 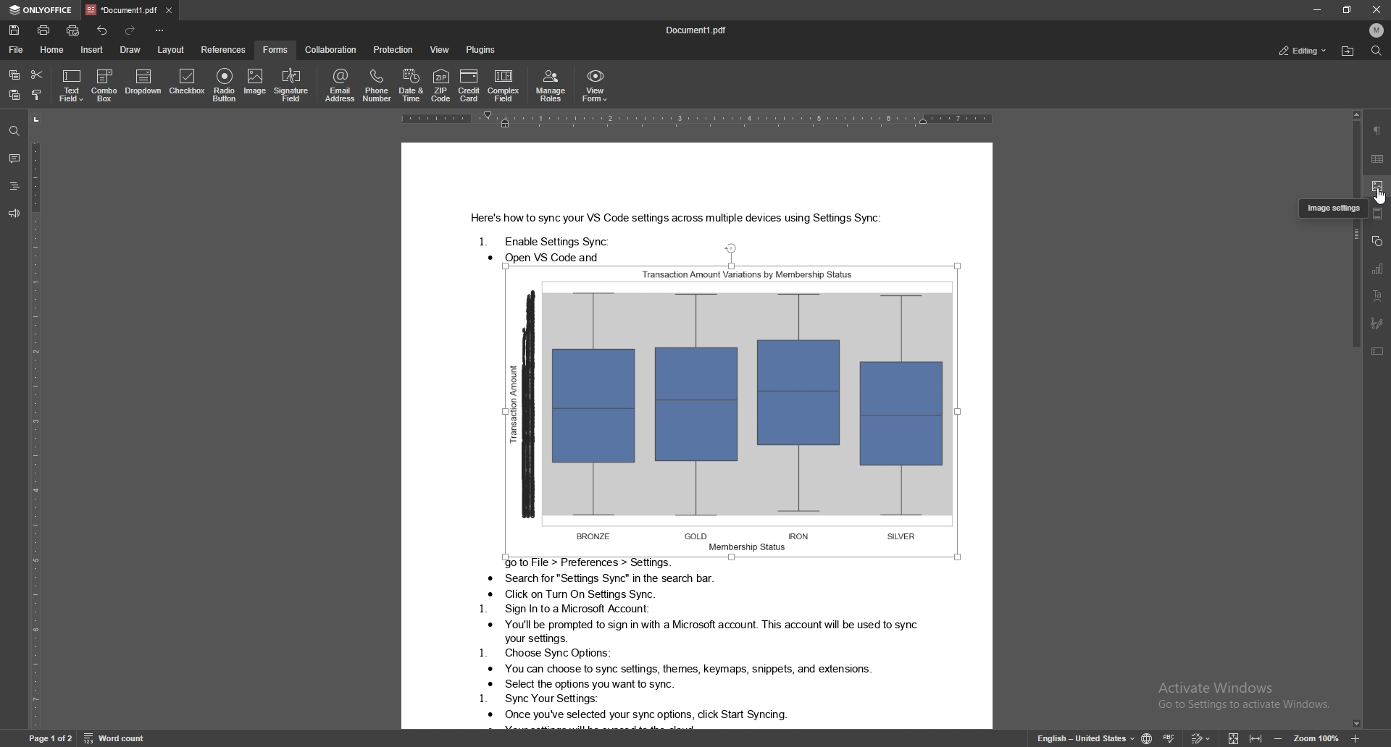 I want to click on spell check, so click(x=1168, y=738).